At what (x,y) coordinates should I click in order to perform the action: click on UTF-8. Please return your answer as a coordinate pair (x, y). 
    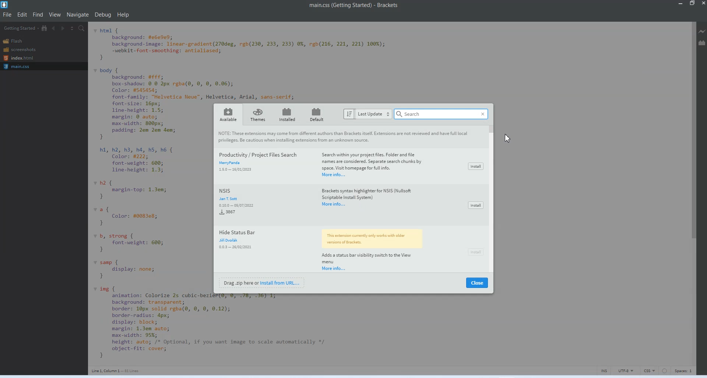
    Looking at the image, I should click on (625, 370).